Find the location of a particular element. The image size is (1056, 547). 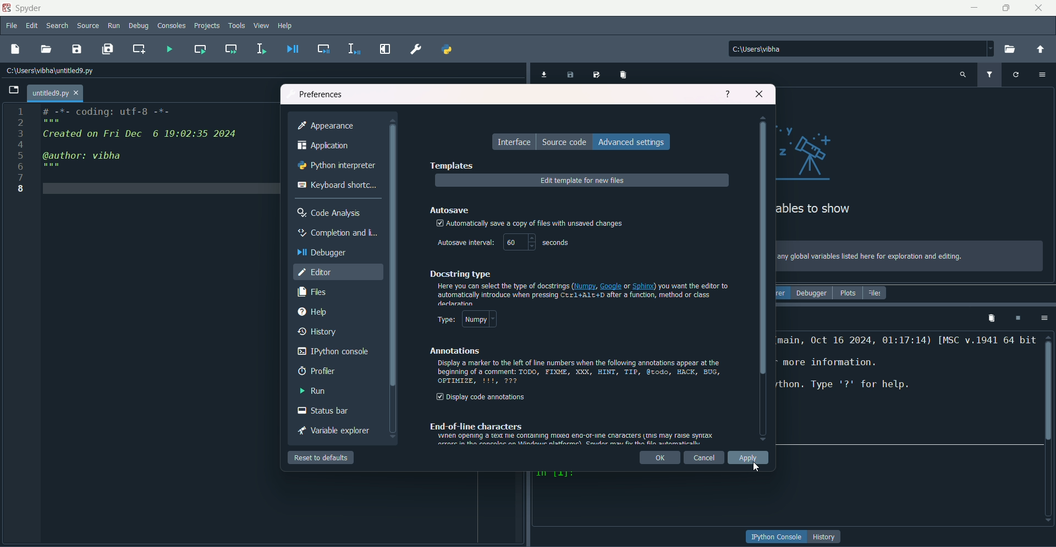

interrupt kernel is located at coordinates (1017, 318).